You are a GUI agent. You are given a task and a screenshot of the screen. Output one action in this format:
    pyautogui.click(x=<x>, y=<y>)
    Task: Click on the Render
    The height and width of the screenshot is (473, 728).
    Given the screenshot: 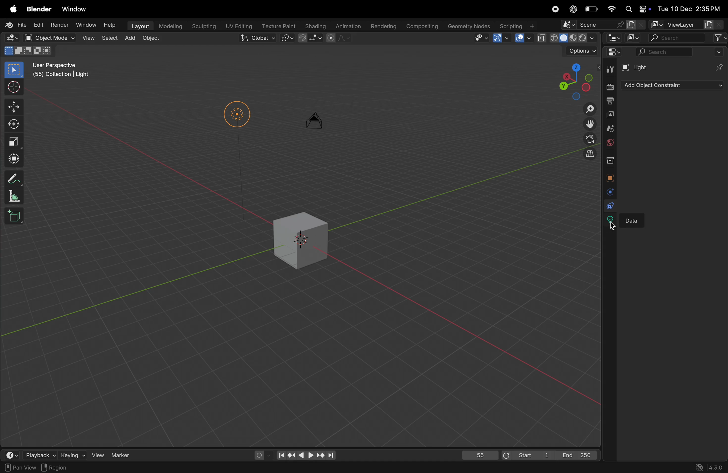 What is the action you would take?
    pyautogui.click(x=59, y=25)
    